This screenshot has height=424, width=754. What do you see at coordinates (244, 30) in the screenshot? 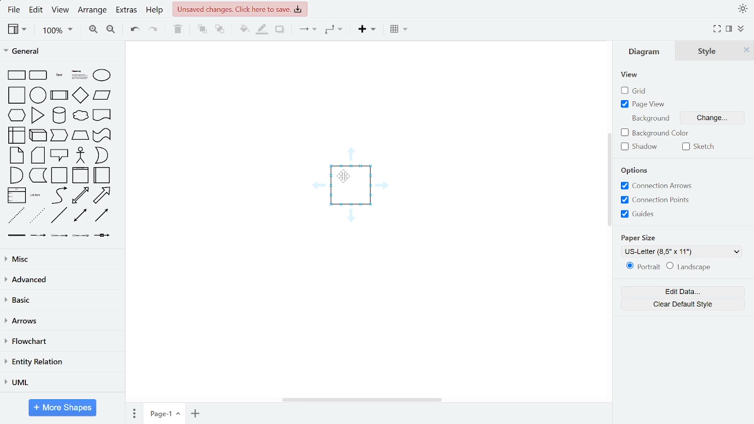
I see `fill color` at bounding box center [244, 30].